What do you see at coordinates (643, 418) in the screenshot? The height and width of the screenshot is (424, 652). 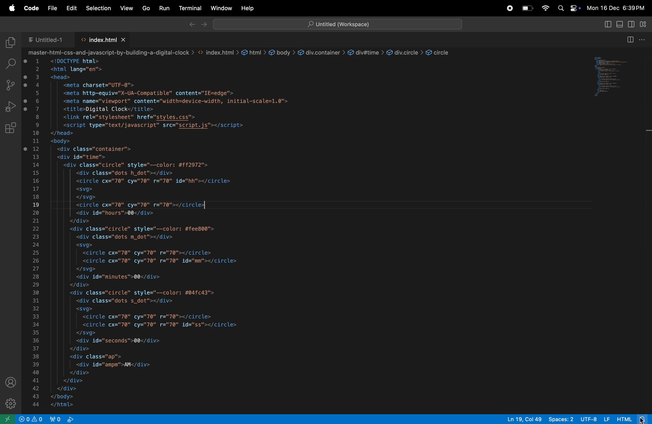 I see `view notifications` at bounding box center [643, 418].